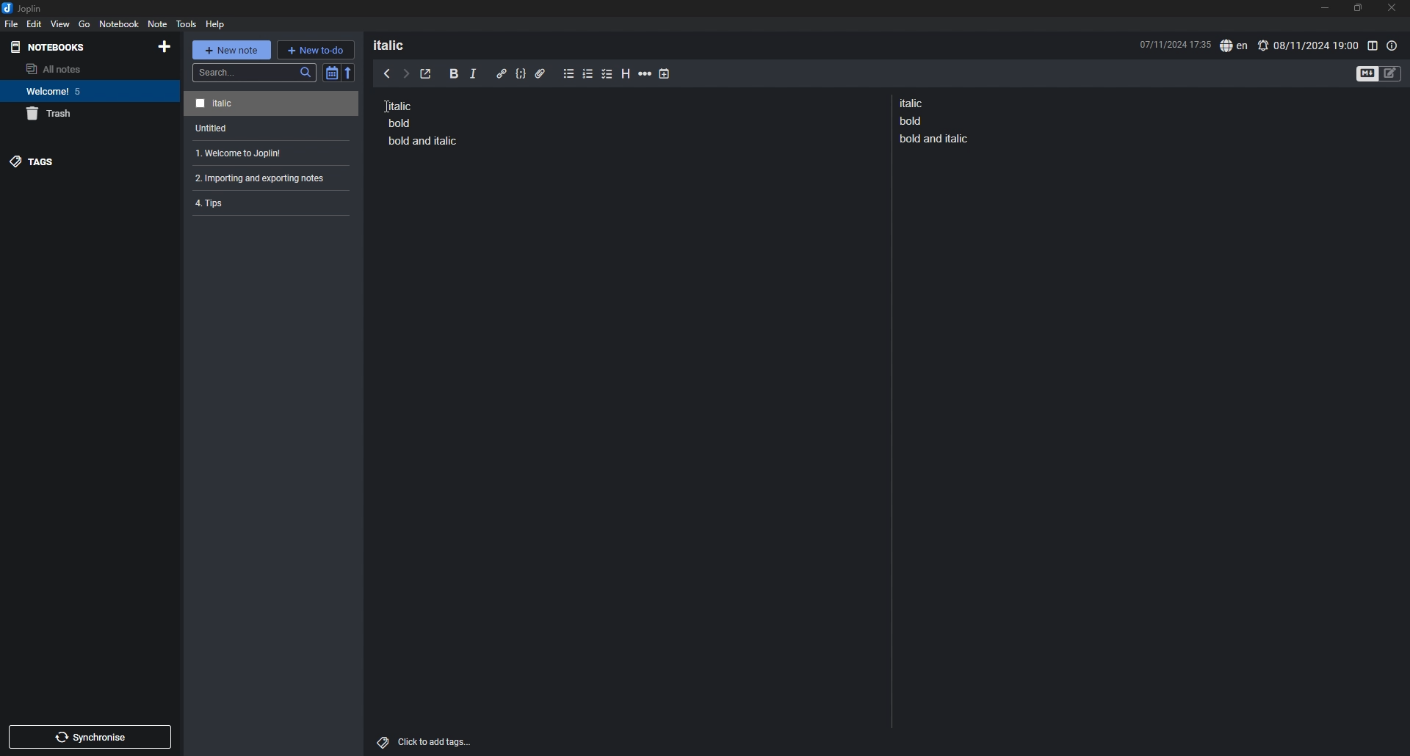  I want to click on reverse sort order, so click(349, 72).